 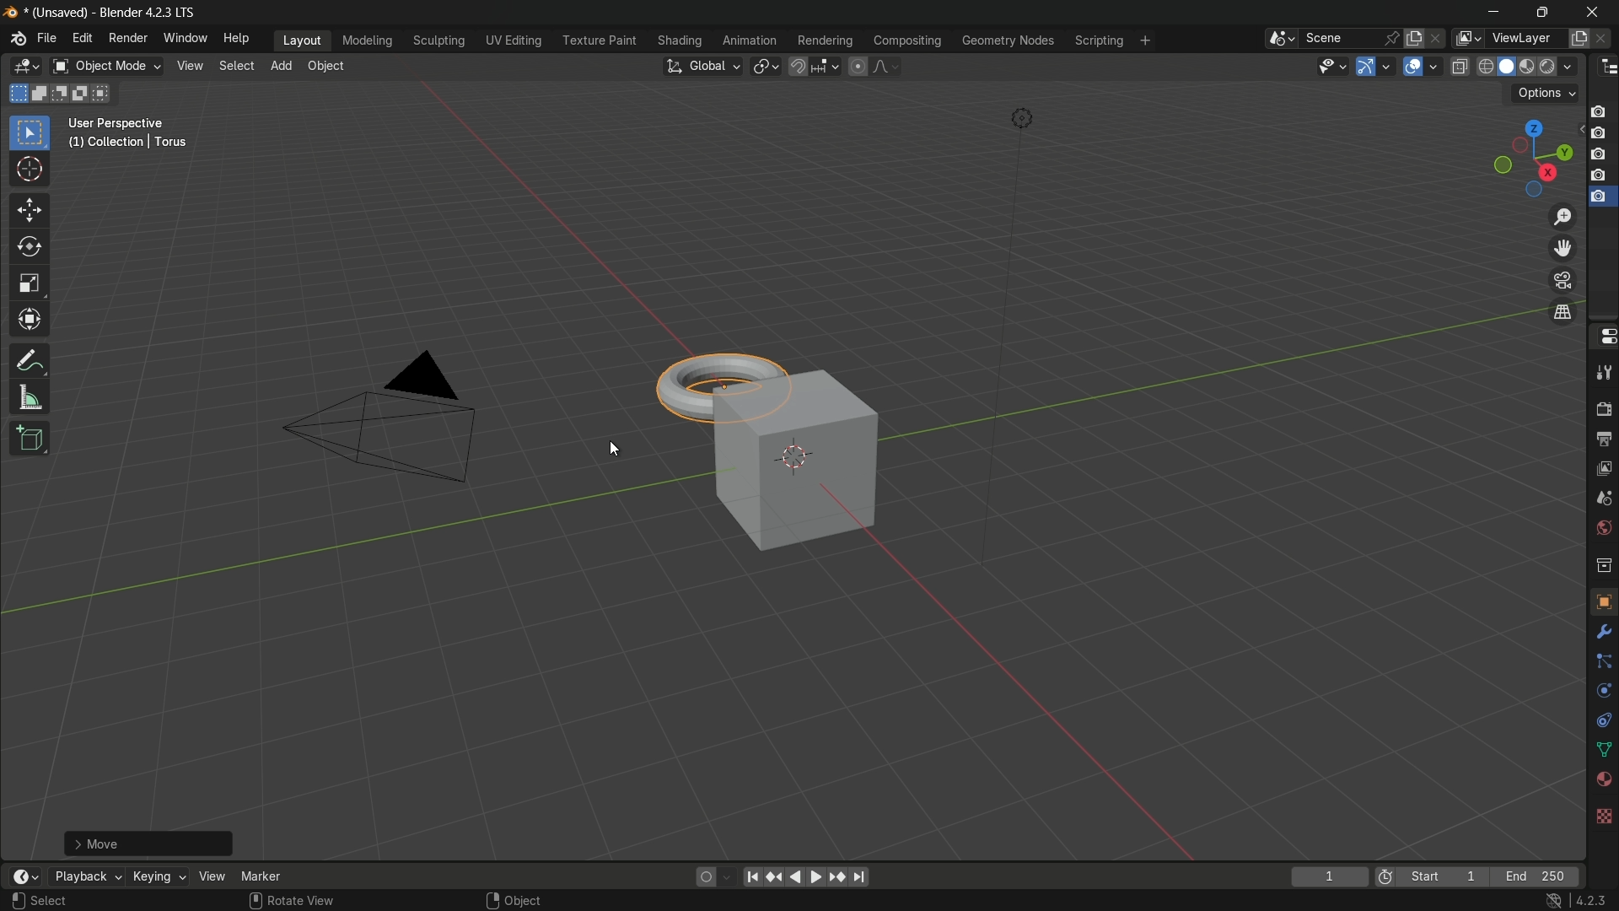 I want to click on file menu, so click(x=47, y=38).